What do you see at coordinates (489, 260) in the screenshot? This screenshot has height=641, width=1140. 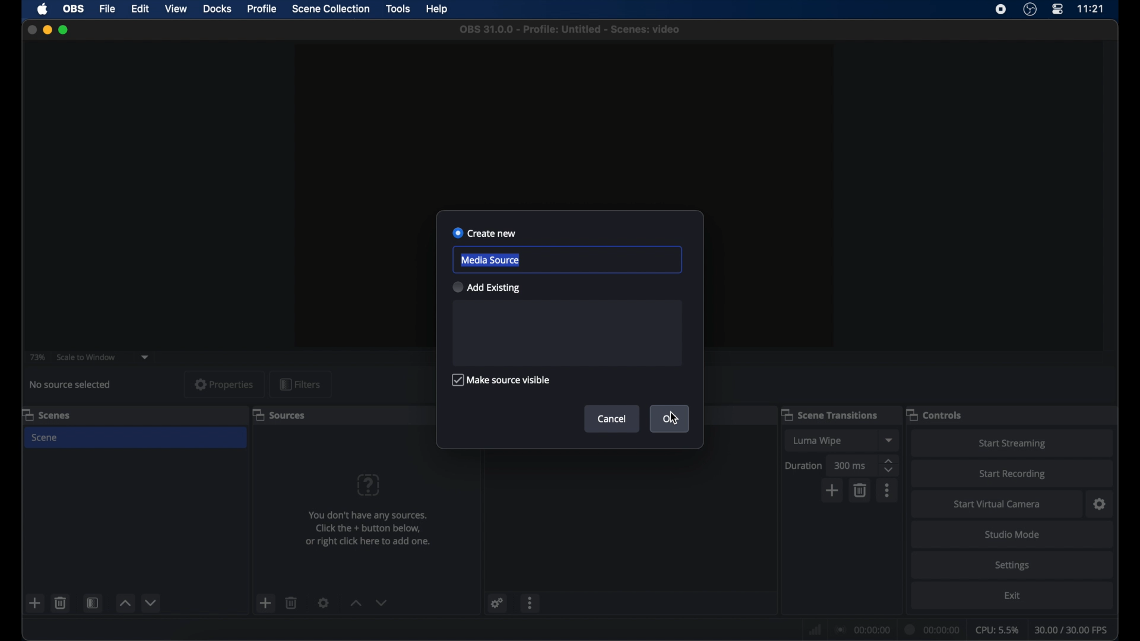 I see `media source` at bounding box center [489, 260].